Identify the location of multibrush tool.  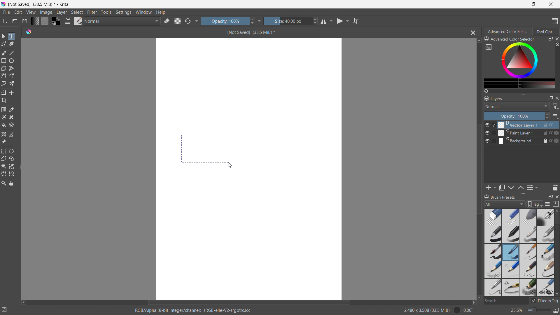
(12, 83).